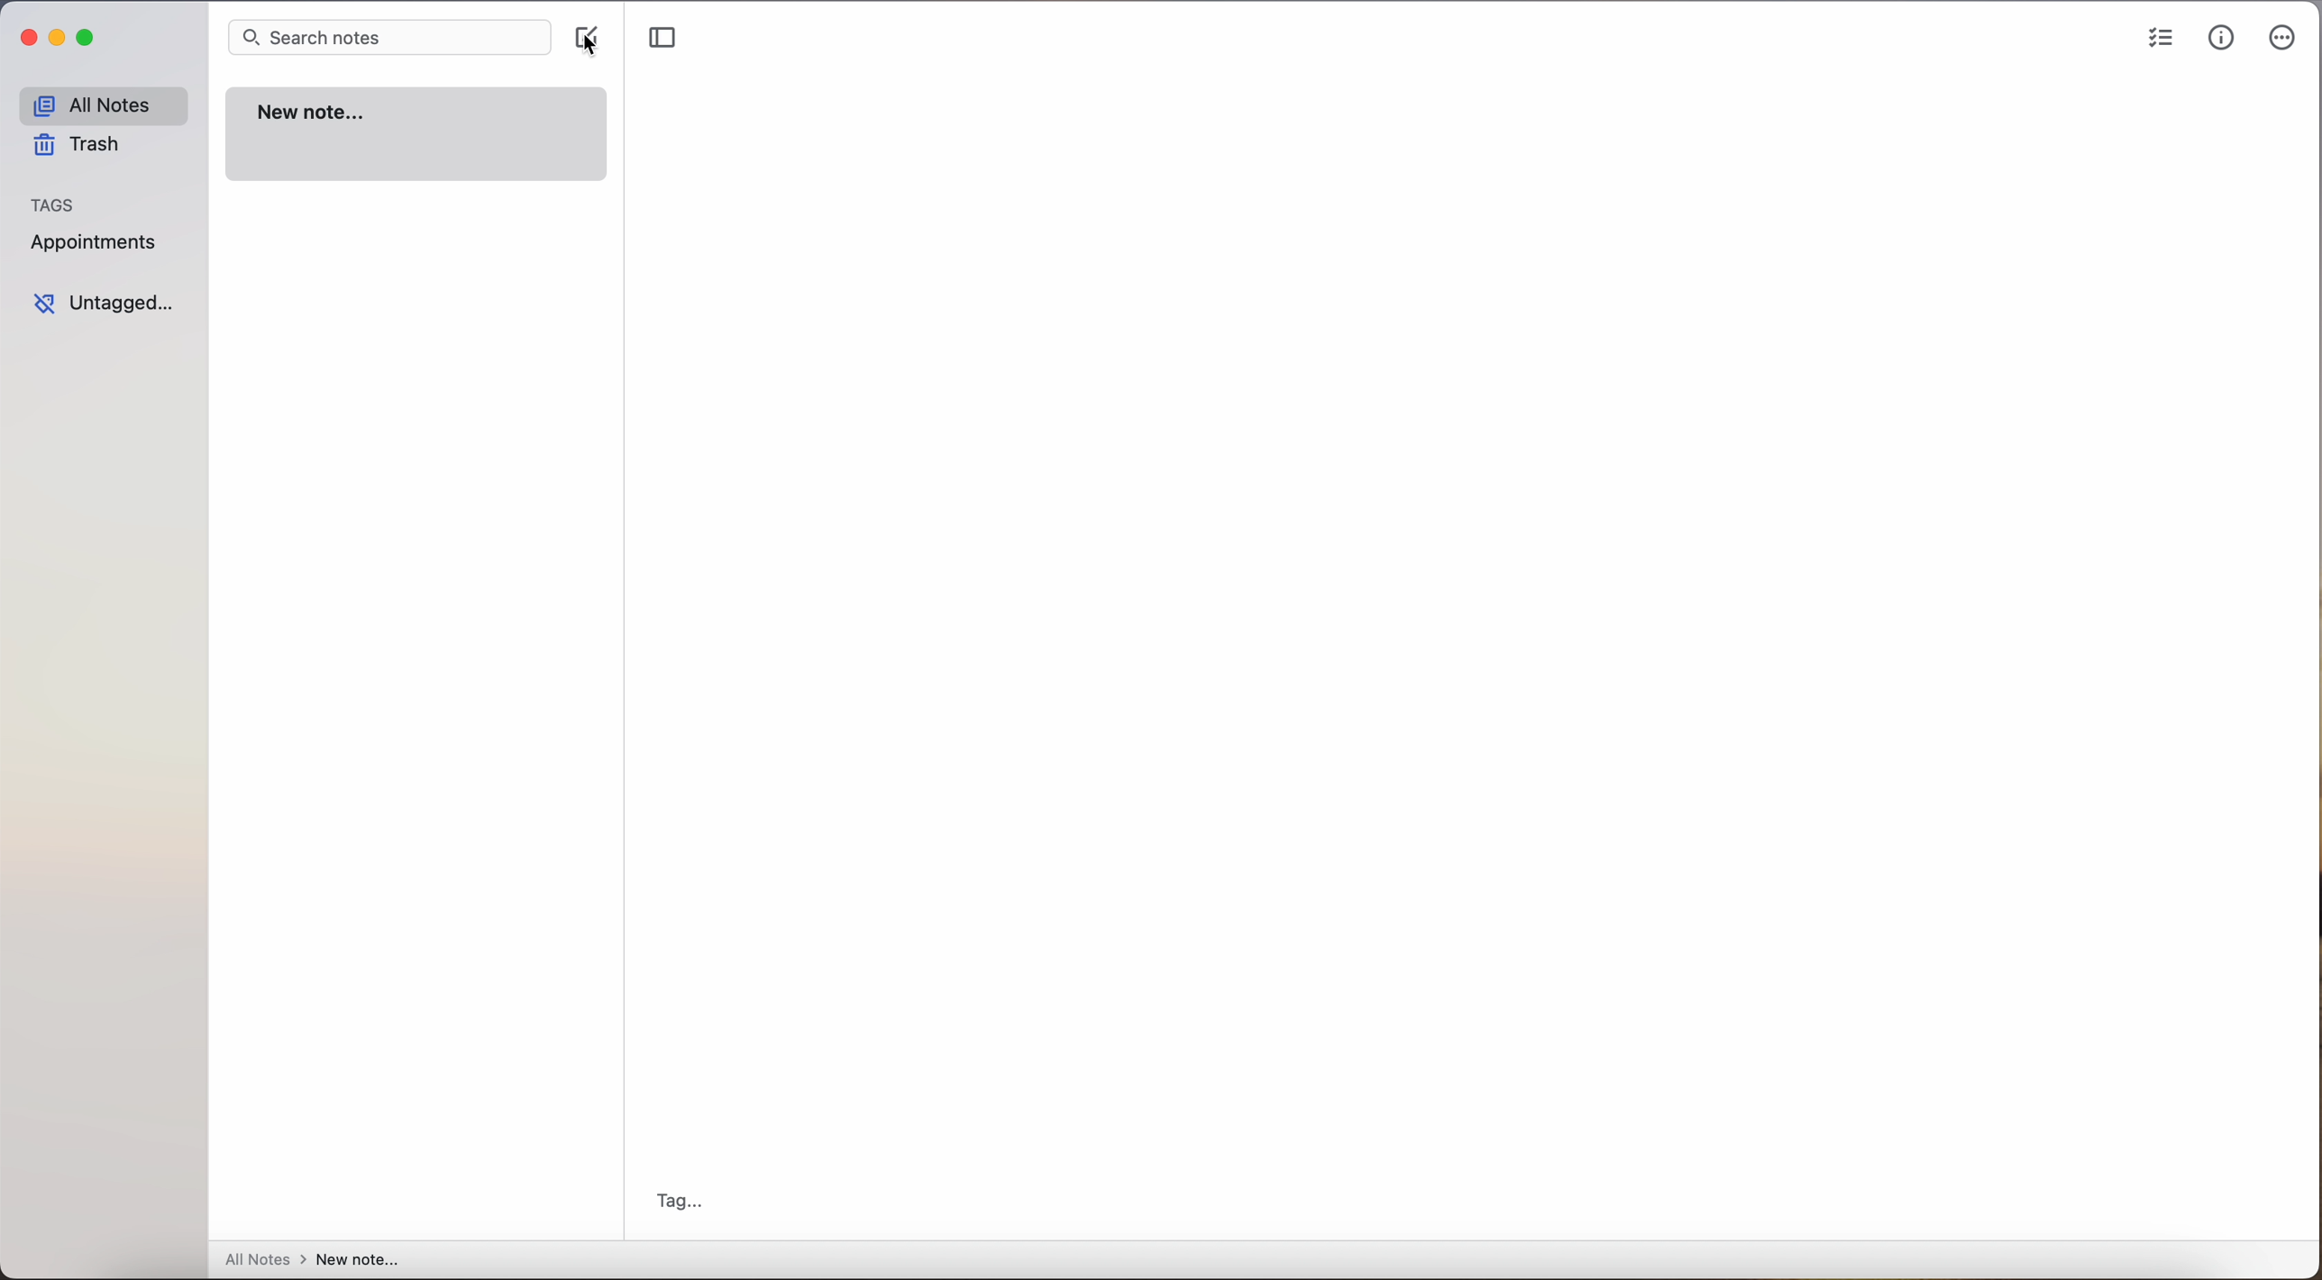  What do you see at coordinates (2220, 38) in the screenshot?
I see `metrics` at bounding box center [2220, 38].